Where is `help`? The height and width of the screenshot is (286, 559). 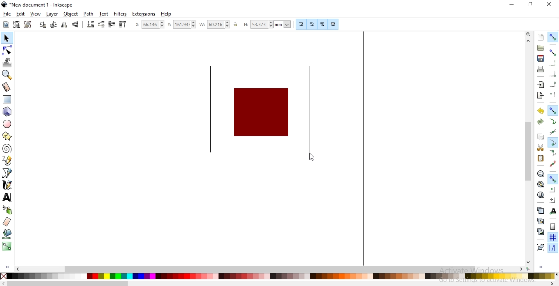
help is located at coordinates (166, 14).